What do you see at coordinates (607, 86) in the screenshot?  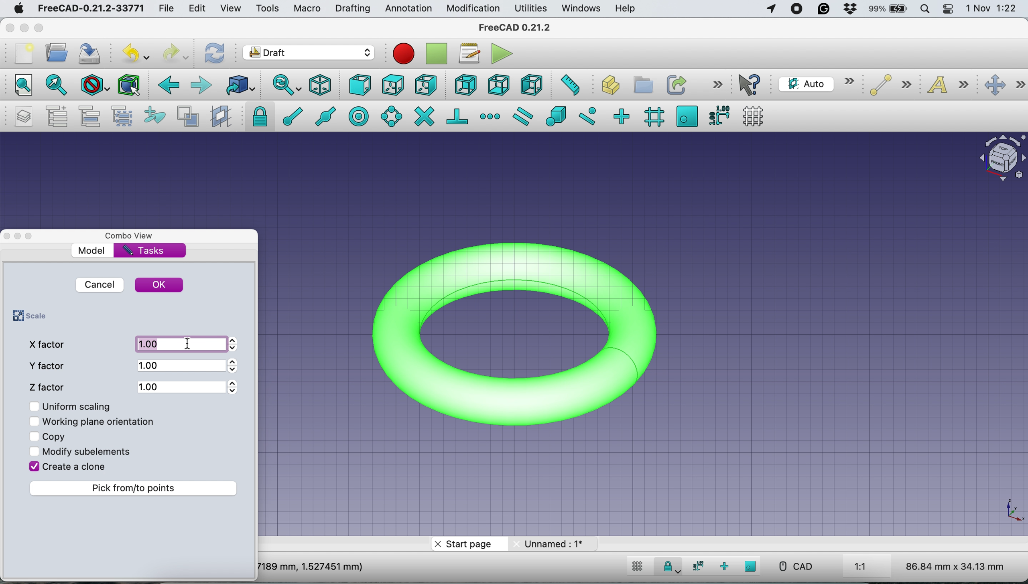 I see `create part` at bounding box center [607, 86].